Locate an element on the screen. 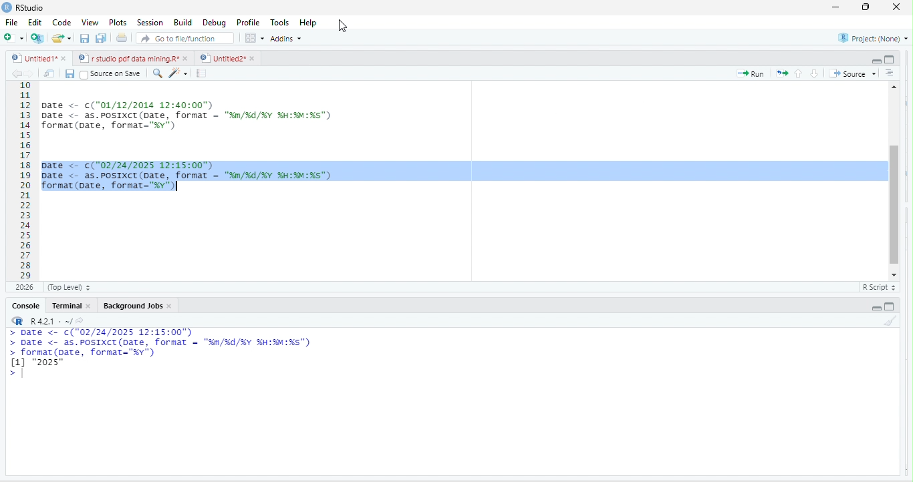 This screenshot has height=482, width=913. hide r script is located at coordinates (876, 308).